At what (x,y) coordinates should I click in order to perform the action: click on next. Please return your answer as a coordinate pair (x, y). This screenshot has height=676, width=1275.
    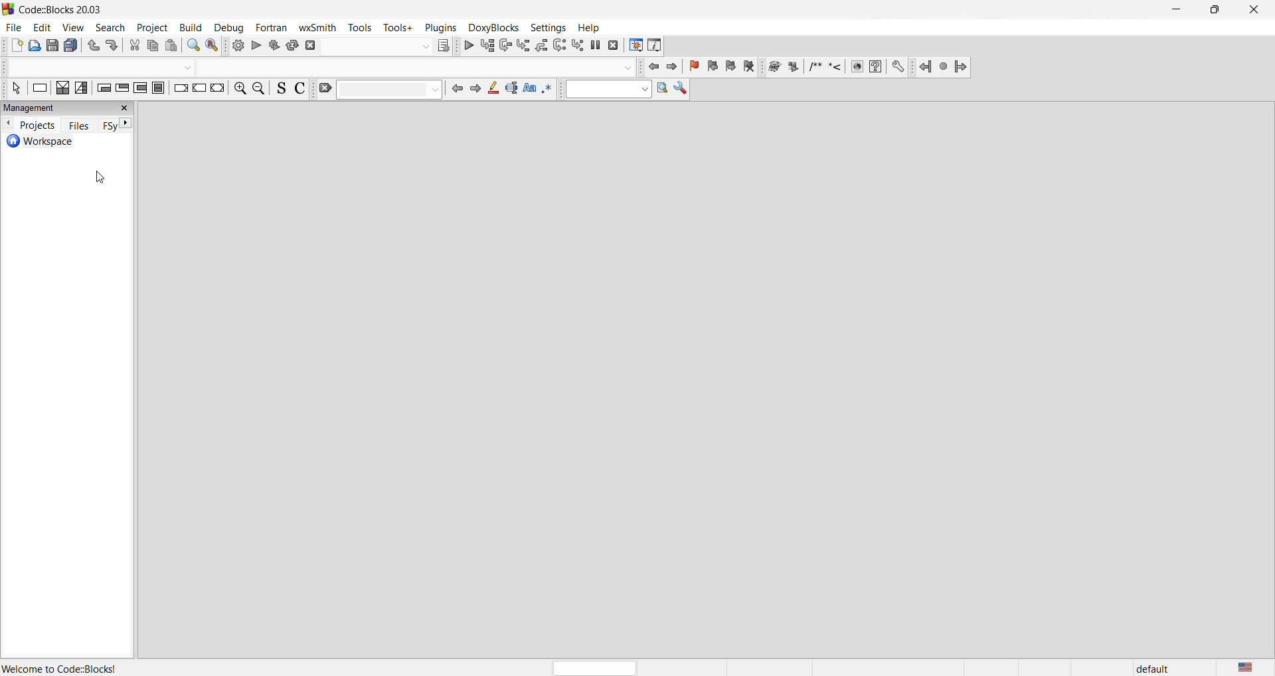
    Looking at the image, I should click on (474, 89).